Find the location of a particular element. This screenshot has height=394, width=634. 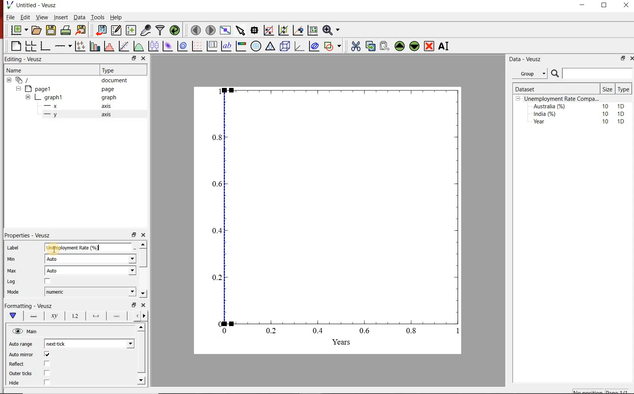

arrange graphs is located at coordinates (31, 46).